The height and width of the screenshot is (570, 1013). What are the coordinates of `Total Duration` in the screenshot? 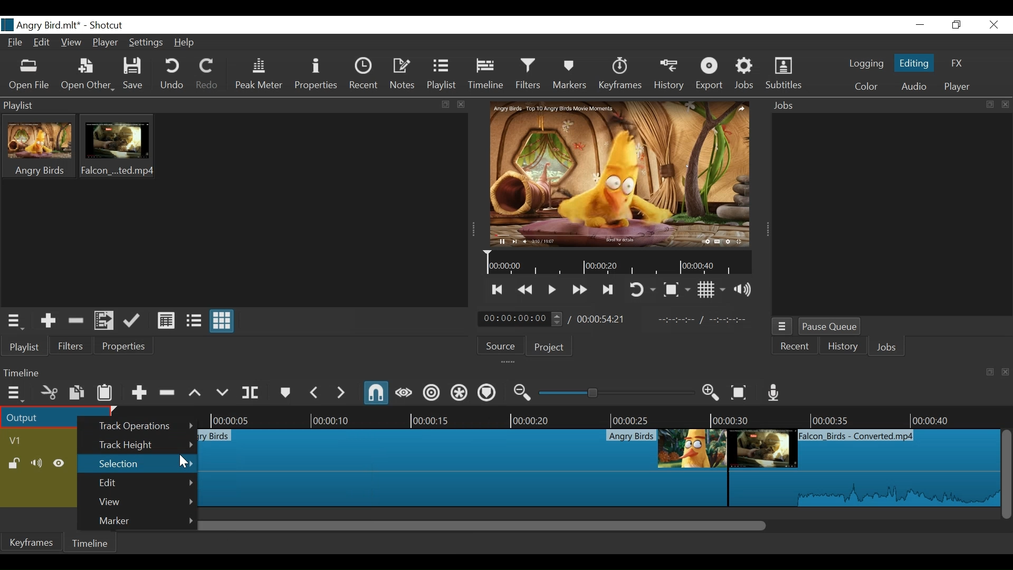 It's located at (601, 319).